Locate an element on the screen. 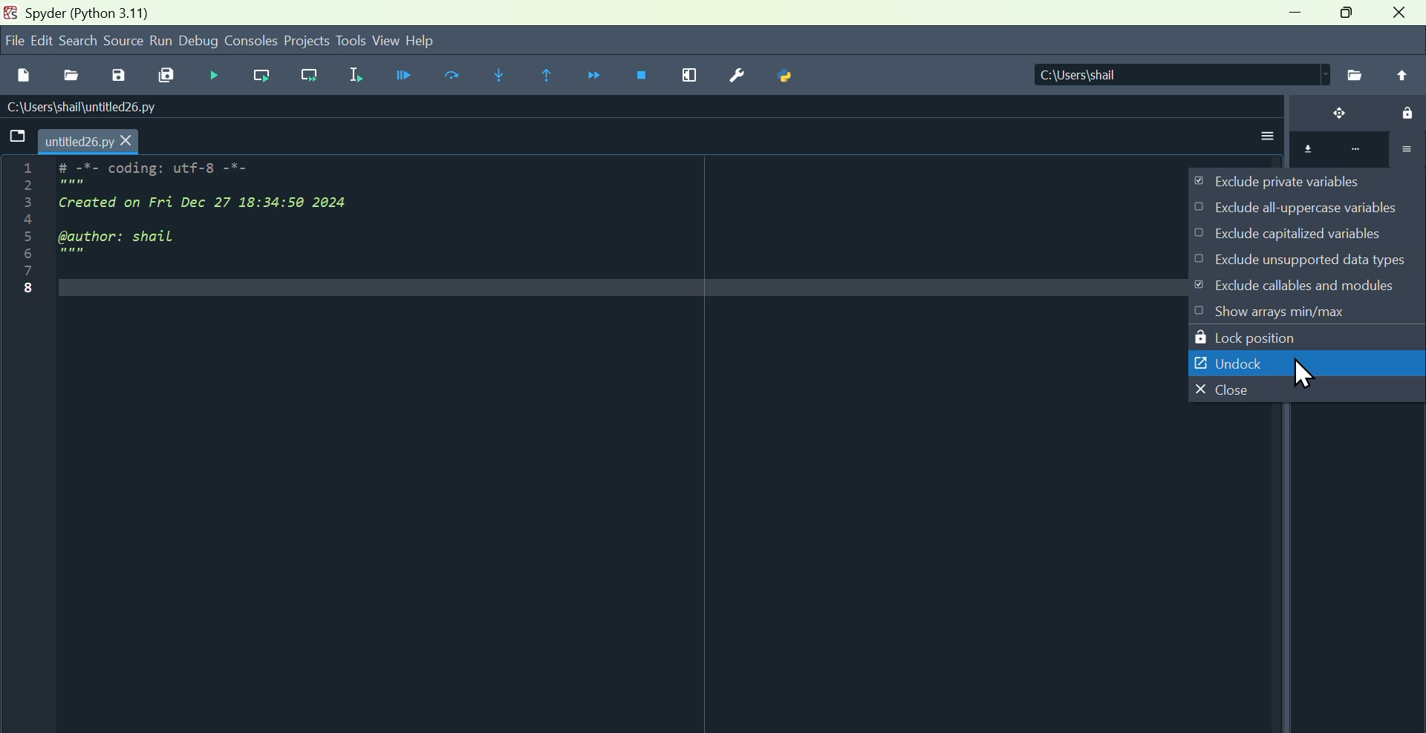 The width and height of the screenshot is (1426, 733). minimise is located at coordinates (1290, 18).